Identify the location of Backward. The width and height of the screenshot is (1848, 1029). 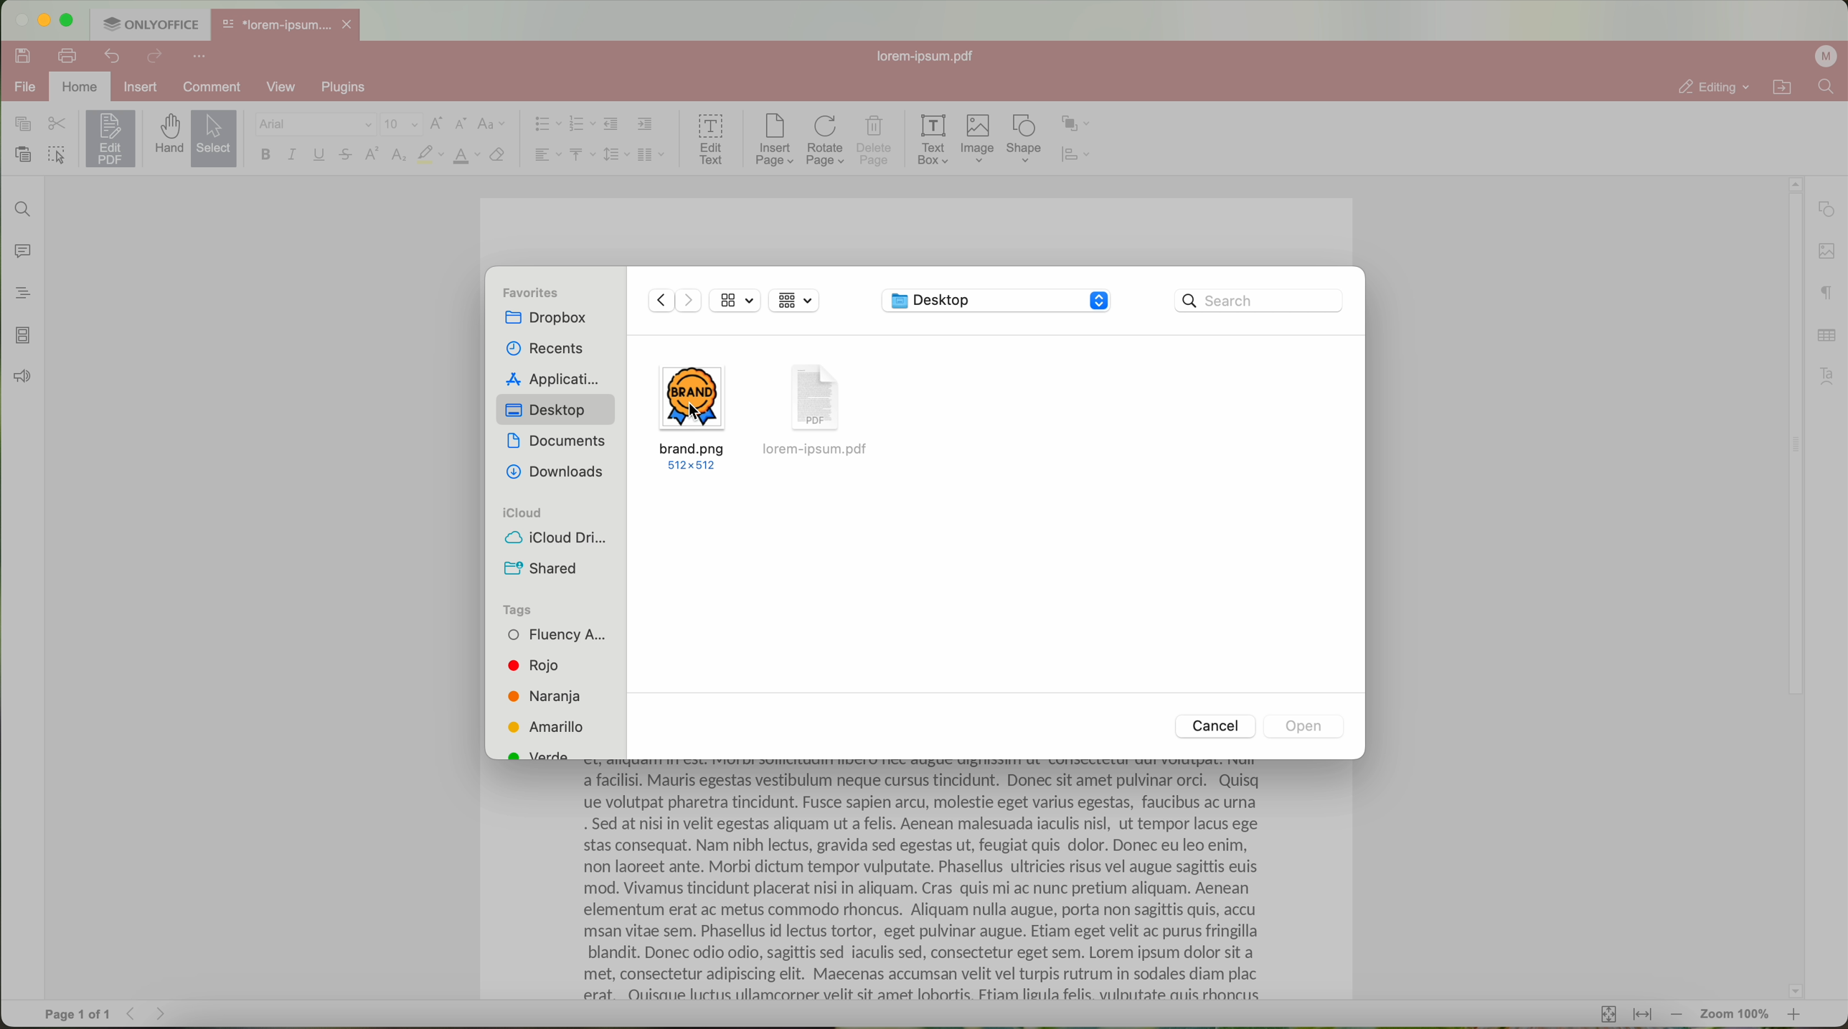
(136, 1013).